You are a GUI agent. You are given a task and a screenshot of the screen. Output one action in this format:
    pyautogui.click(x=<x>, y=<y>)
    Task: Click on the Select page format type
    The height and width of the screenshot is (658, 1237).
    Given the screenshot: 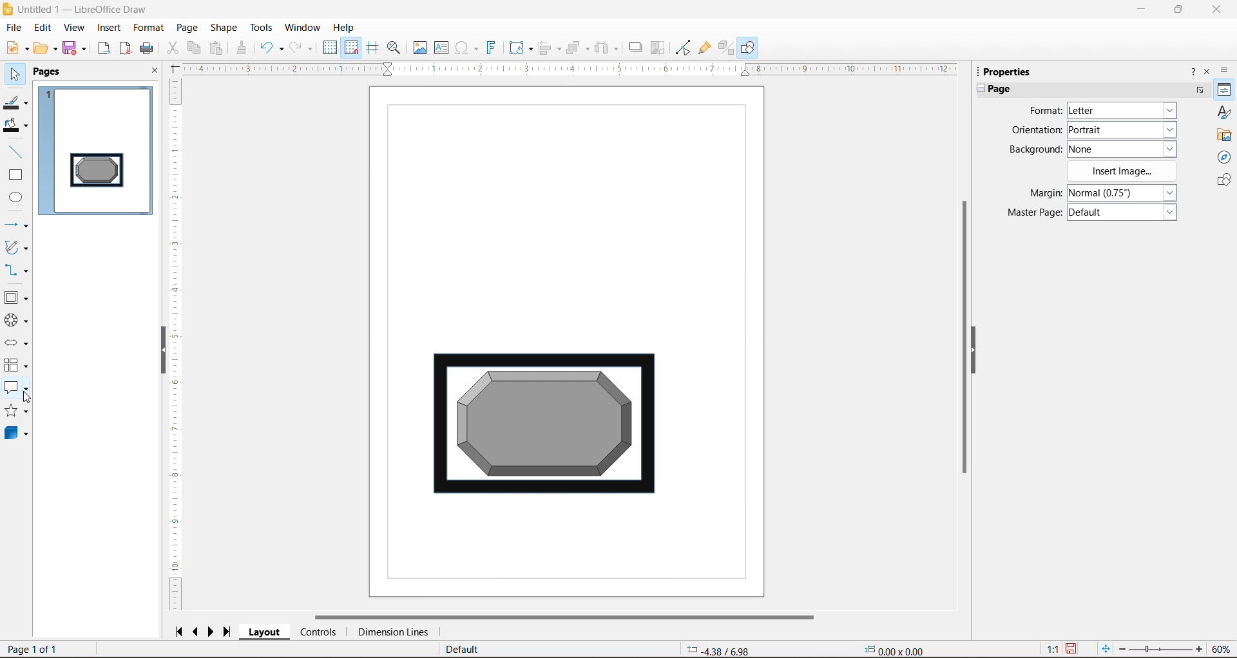 What is the action you would take?
    pyautogui.click(x=1120, y=111)
    